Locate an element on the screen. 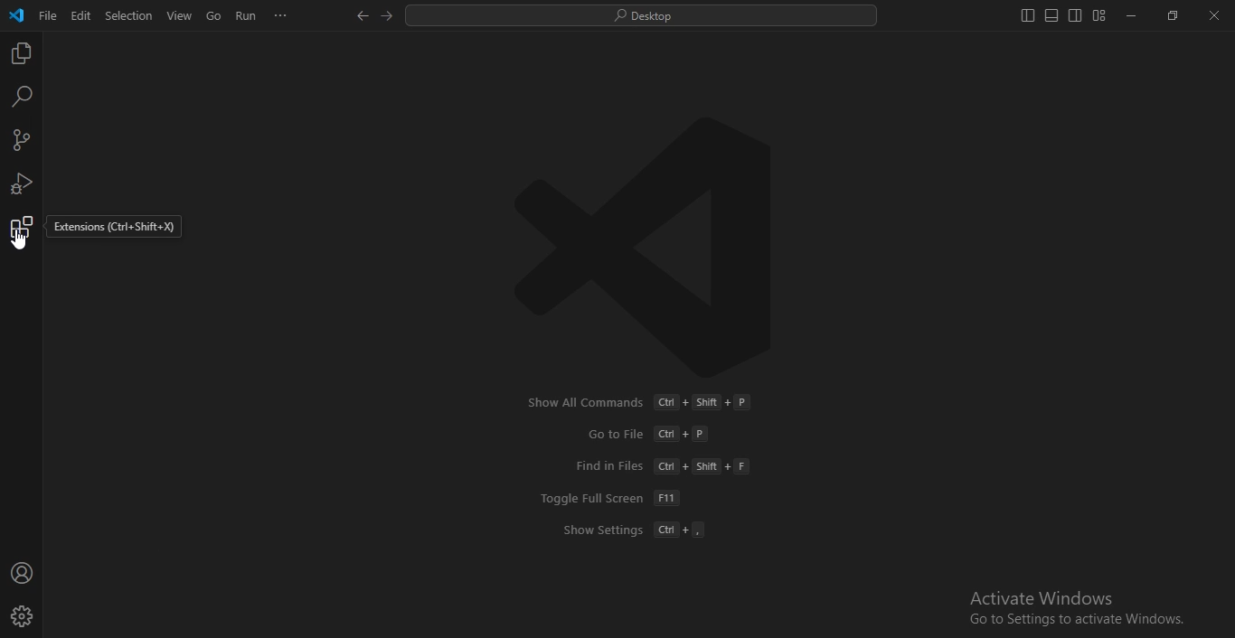 The image size is (1235, 638). cursor is located at coordinates (18, 249).